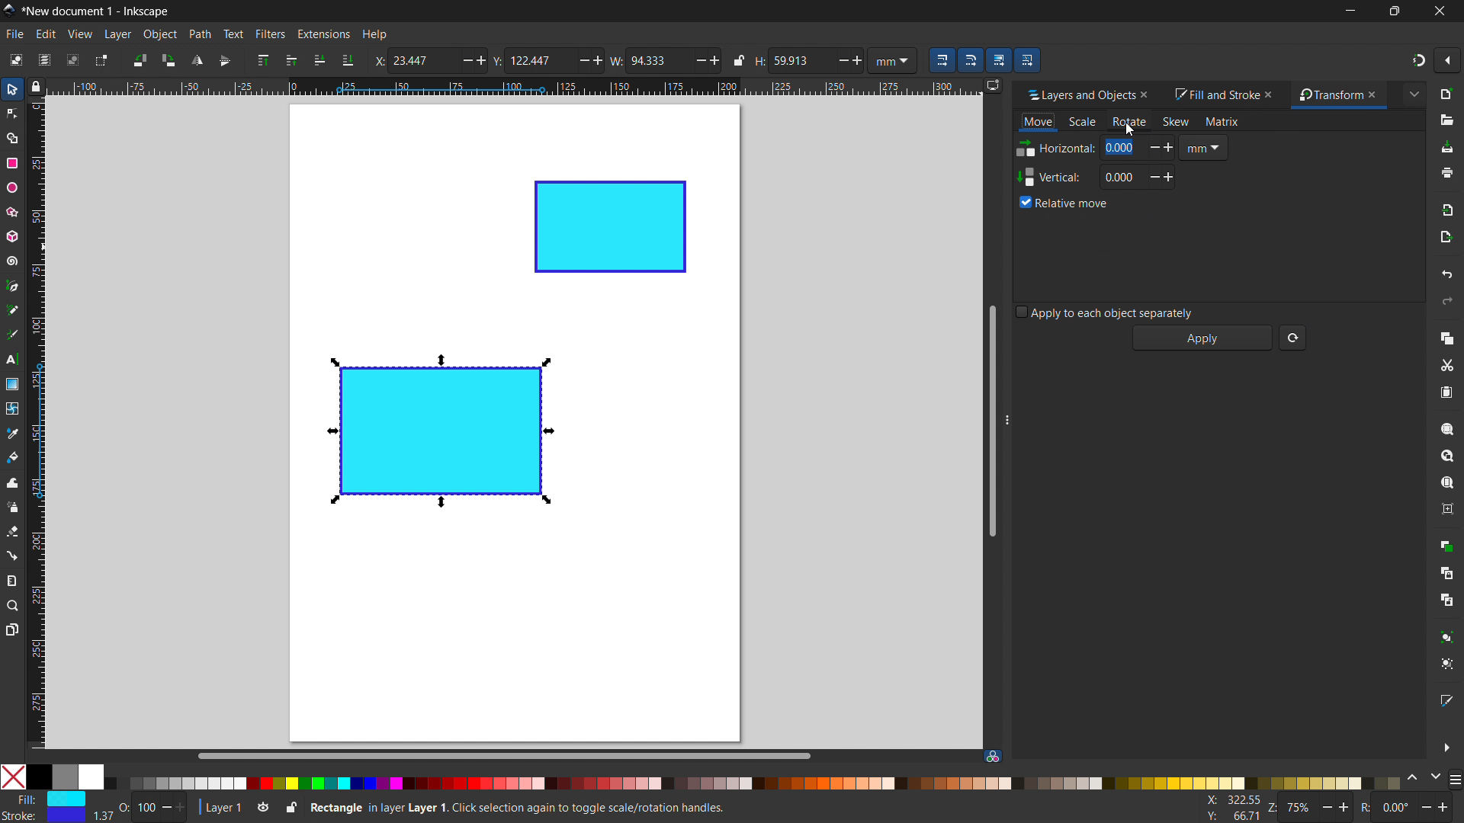  I want to click on Decrease/minus, so click(695, 59).